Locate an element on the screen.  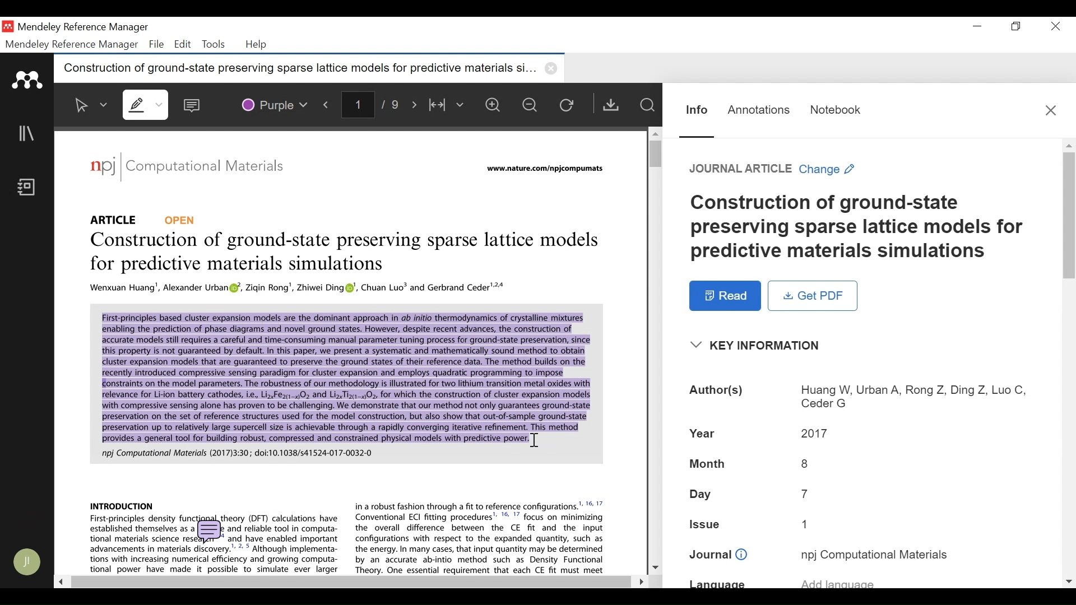
Tools is located at coordinates (212, 44).